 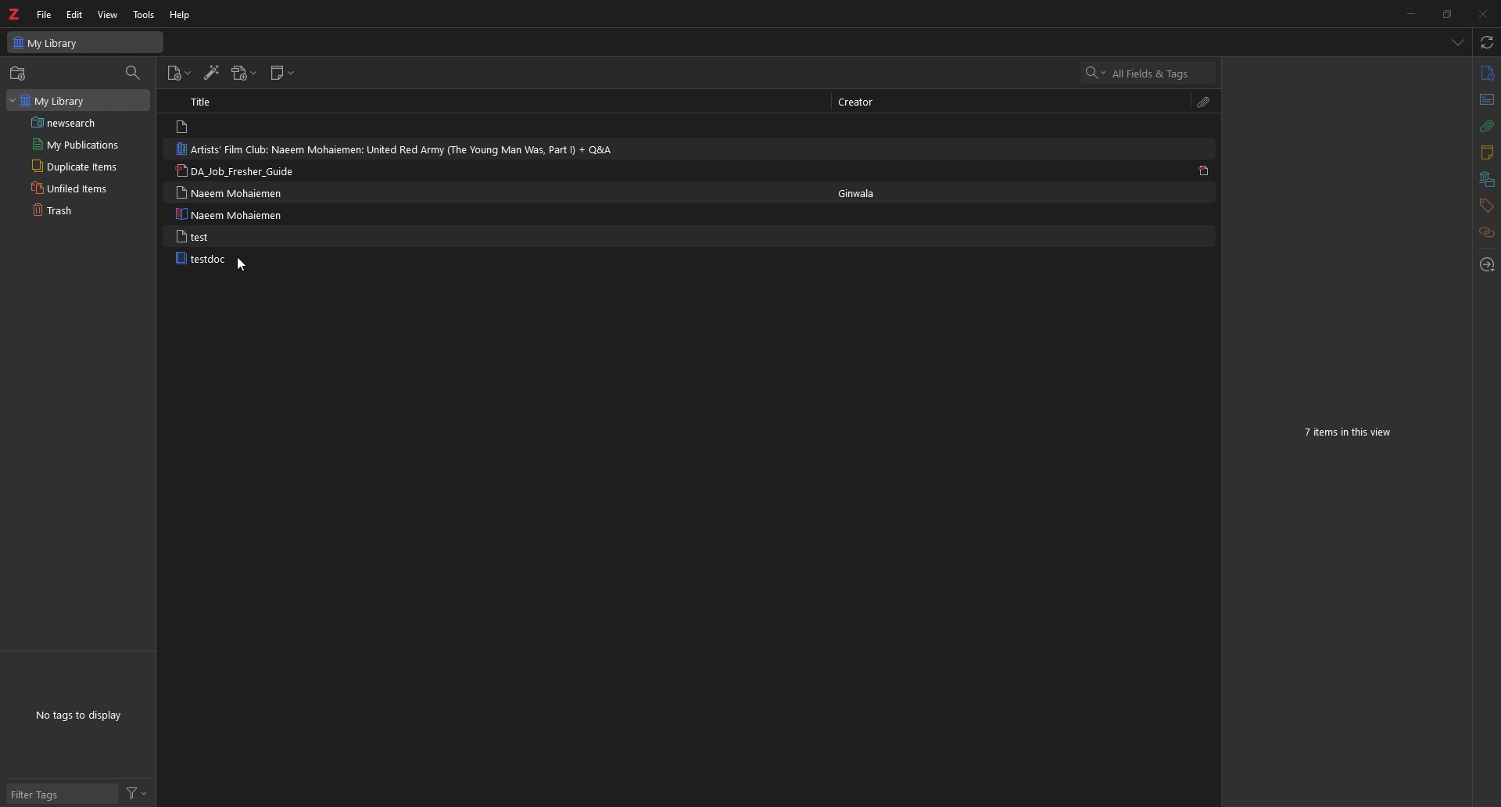 I want to click on Edit, so click(x=74, y=14).